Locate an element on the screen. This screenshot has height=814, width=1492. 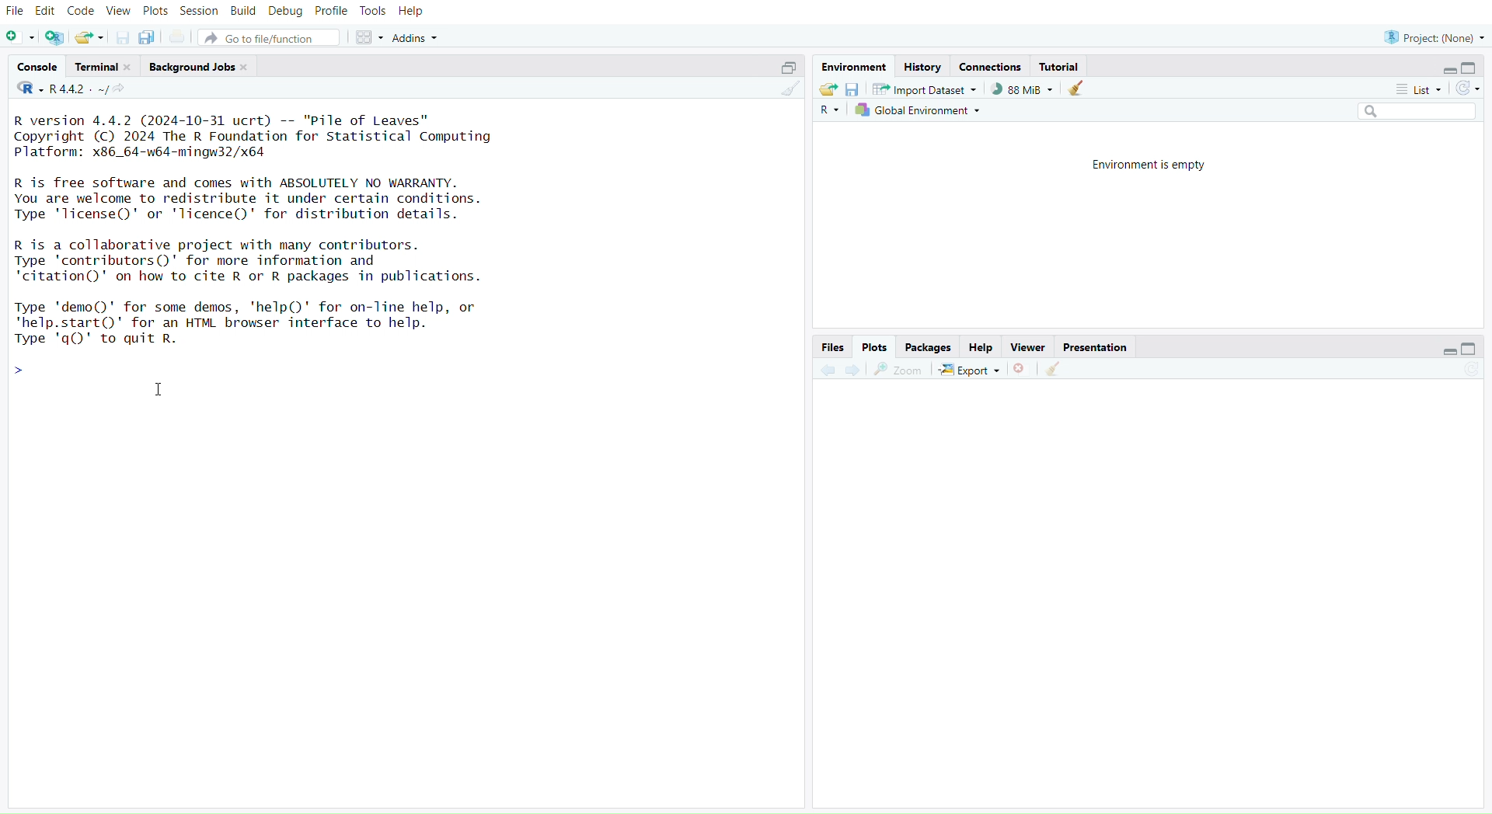
environment is located at coordinates (852, 67).